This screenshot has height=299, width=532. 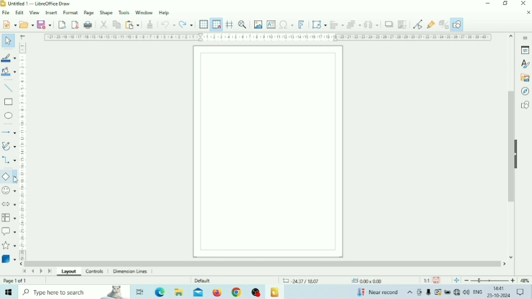 What do you see at coordinates (144, 12) in the screenshot?
I see `Window` at bounding box center [144, 12].